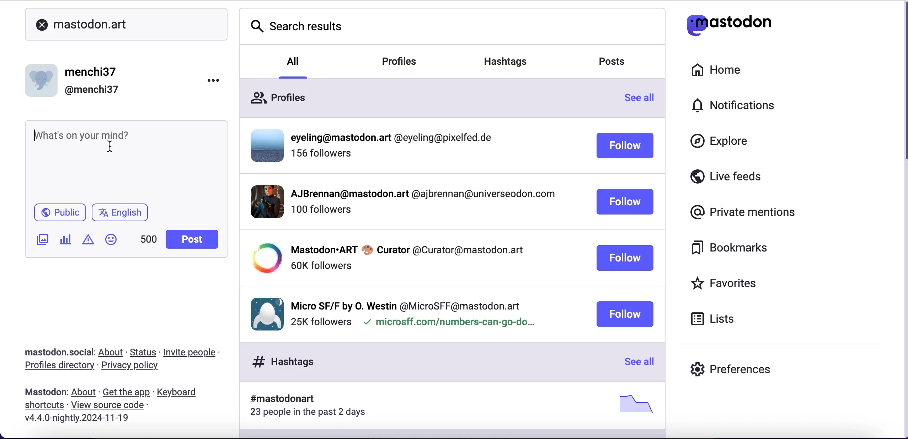 This screenshot has width=908, height=439. What do you see at coordinates (420, 148) in the screenshot?
I see `user profile` at bounding box center [420, 148].